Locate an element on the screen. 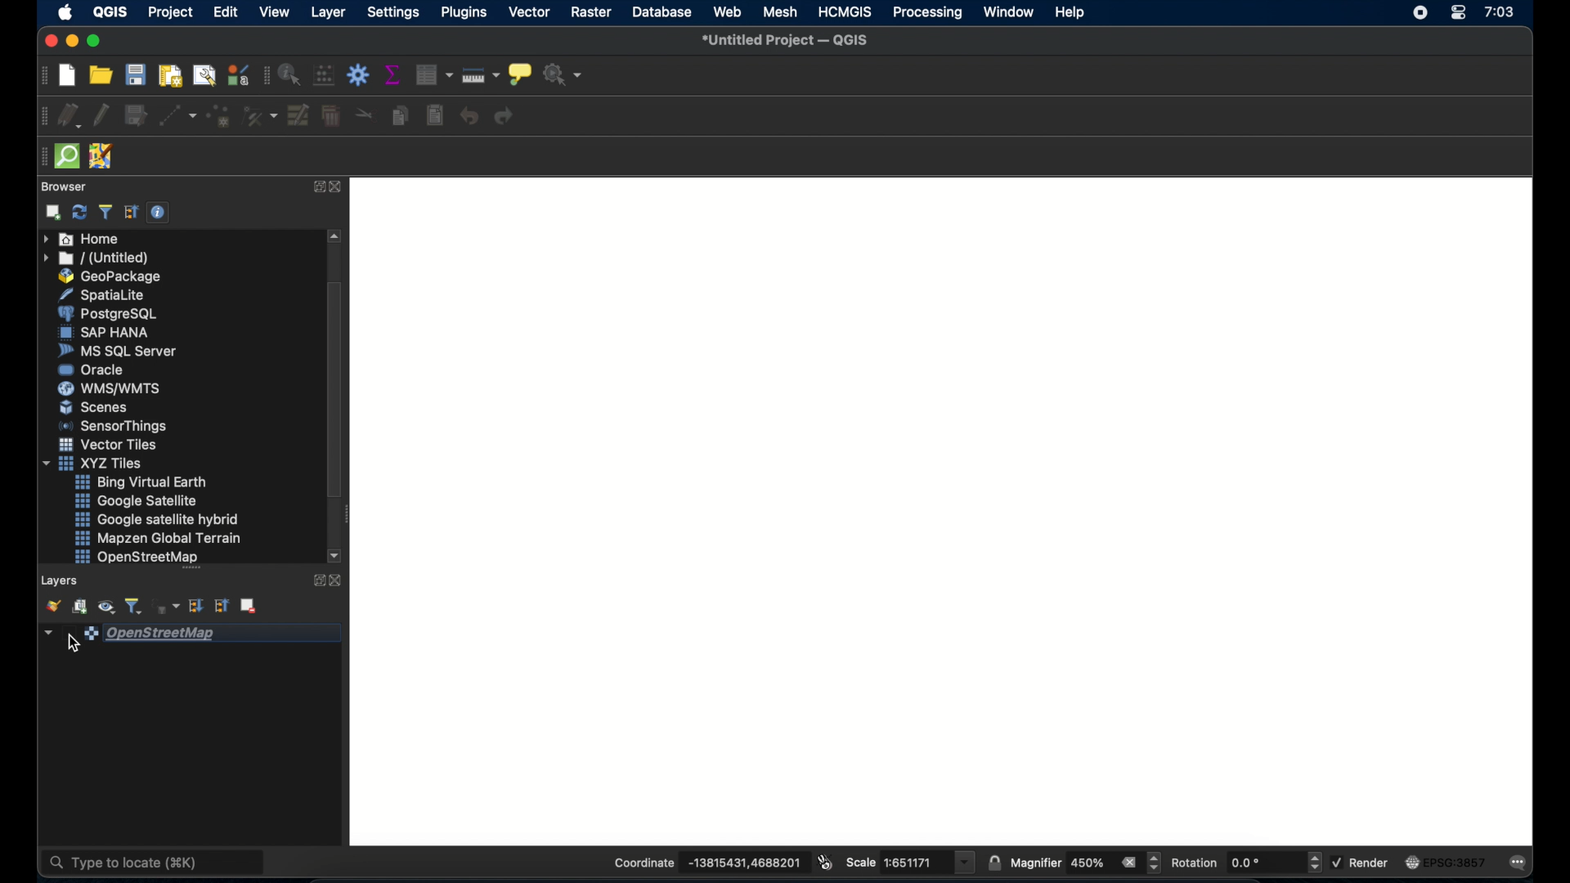 The width and height of the screenshot is (1570, 883). scroll downarrow is located at coordinates (339, 556).